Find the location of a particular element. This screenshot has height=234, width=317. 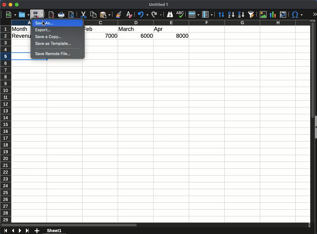

open is located at coordinates (23, 15).